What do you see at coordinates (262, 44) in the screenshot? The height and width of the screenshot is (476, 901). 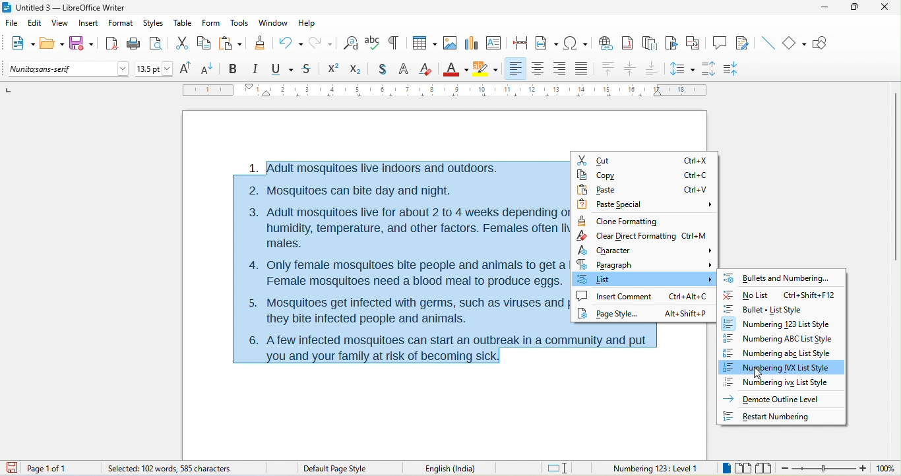 I see `clone formatting` at bounding box center [262, 44].